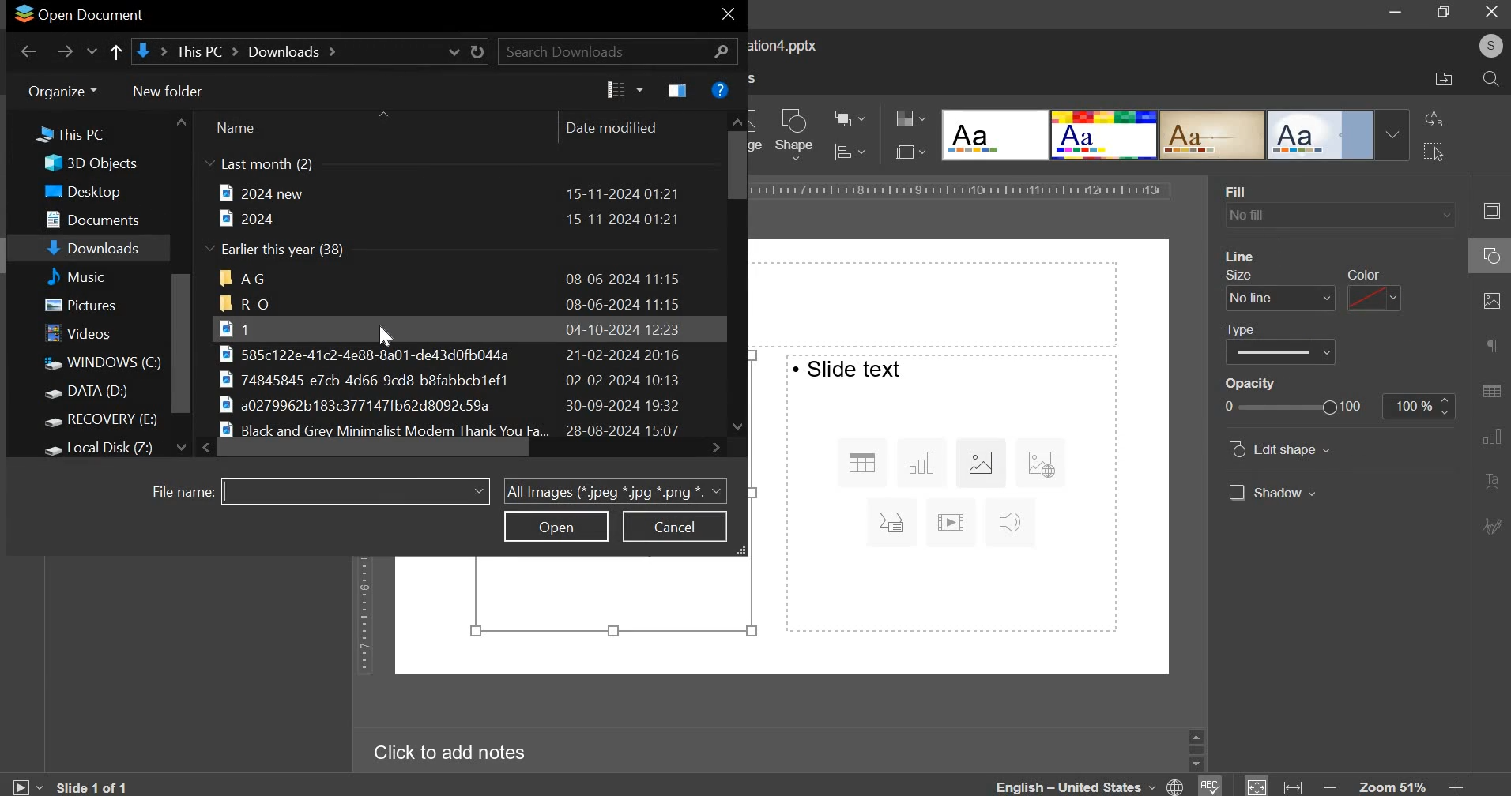 Image resolution: width=1511 pixels, height=796 pixels. Describe the element at coordinates (96, 250) in the screenshot. I see `downloads` at that location.